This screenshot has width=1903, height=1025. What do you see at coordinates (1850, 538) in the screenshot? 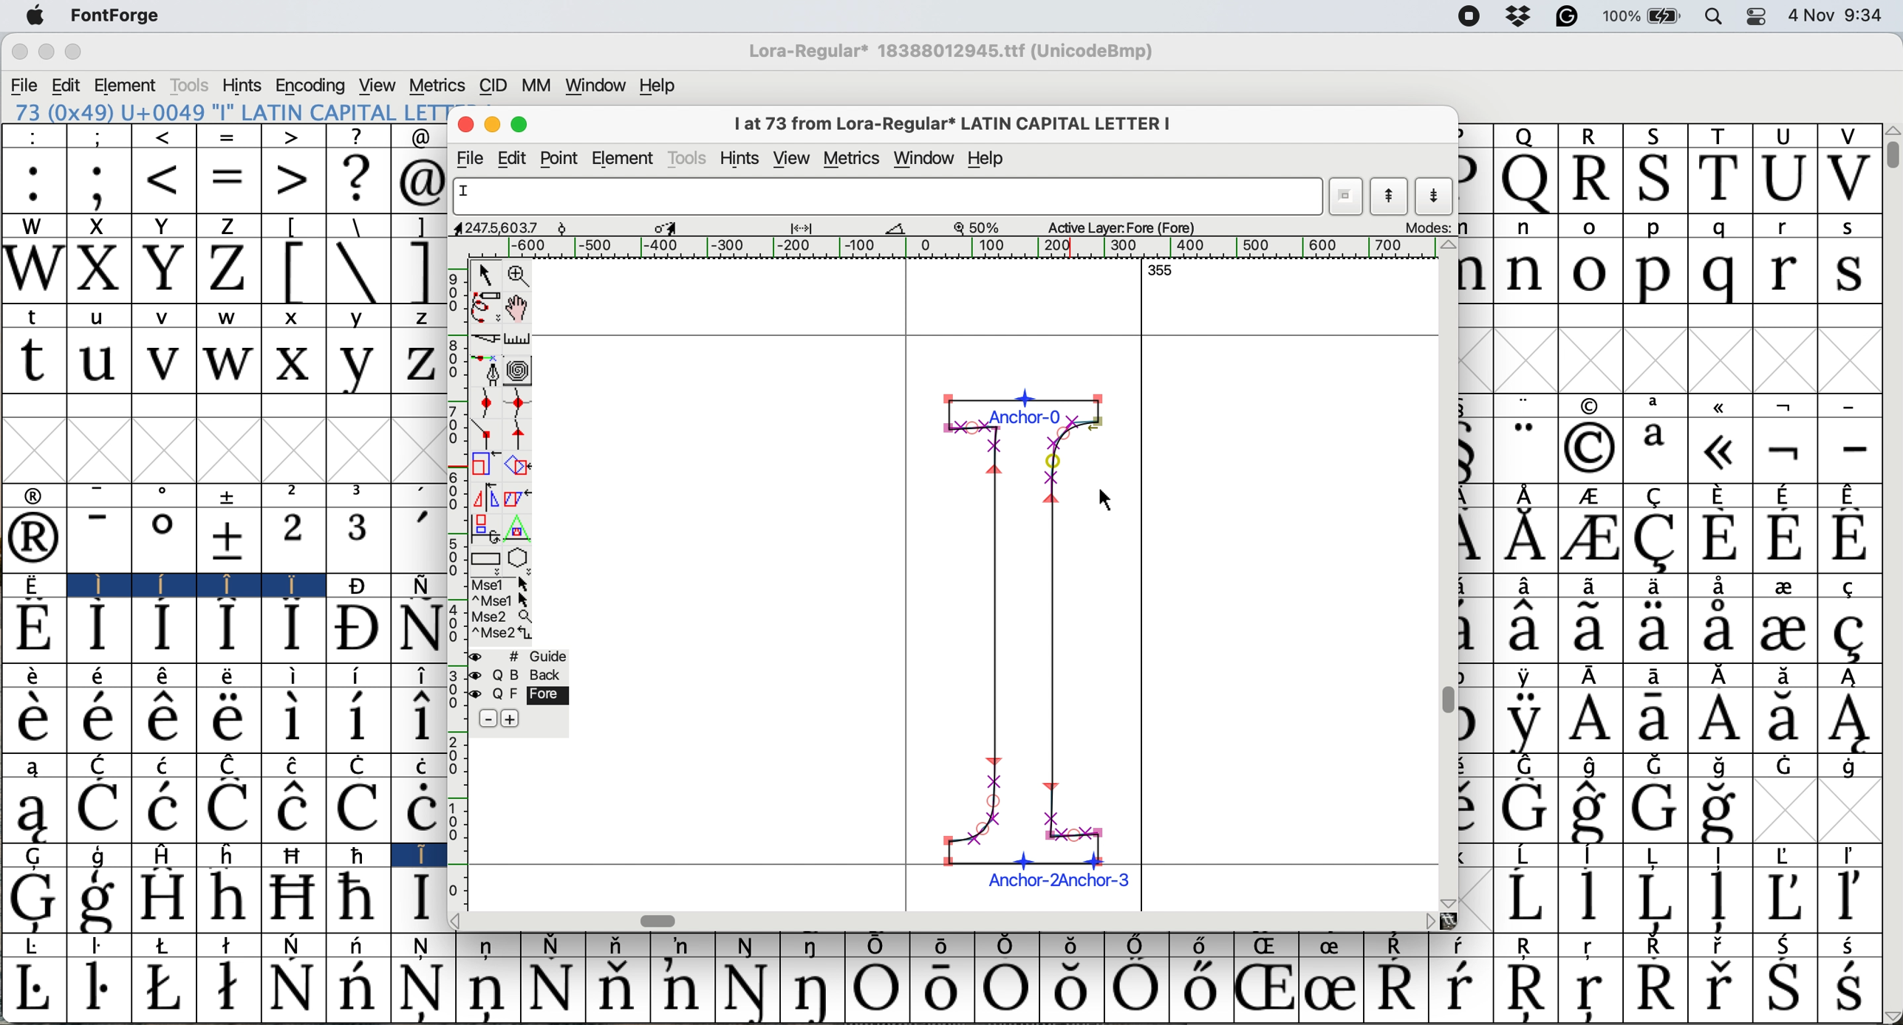
I see `Symbol` at bounding box center [1850, 538].